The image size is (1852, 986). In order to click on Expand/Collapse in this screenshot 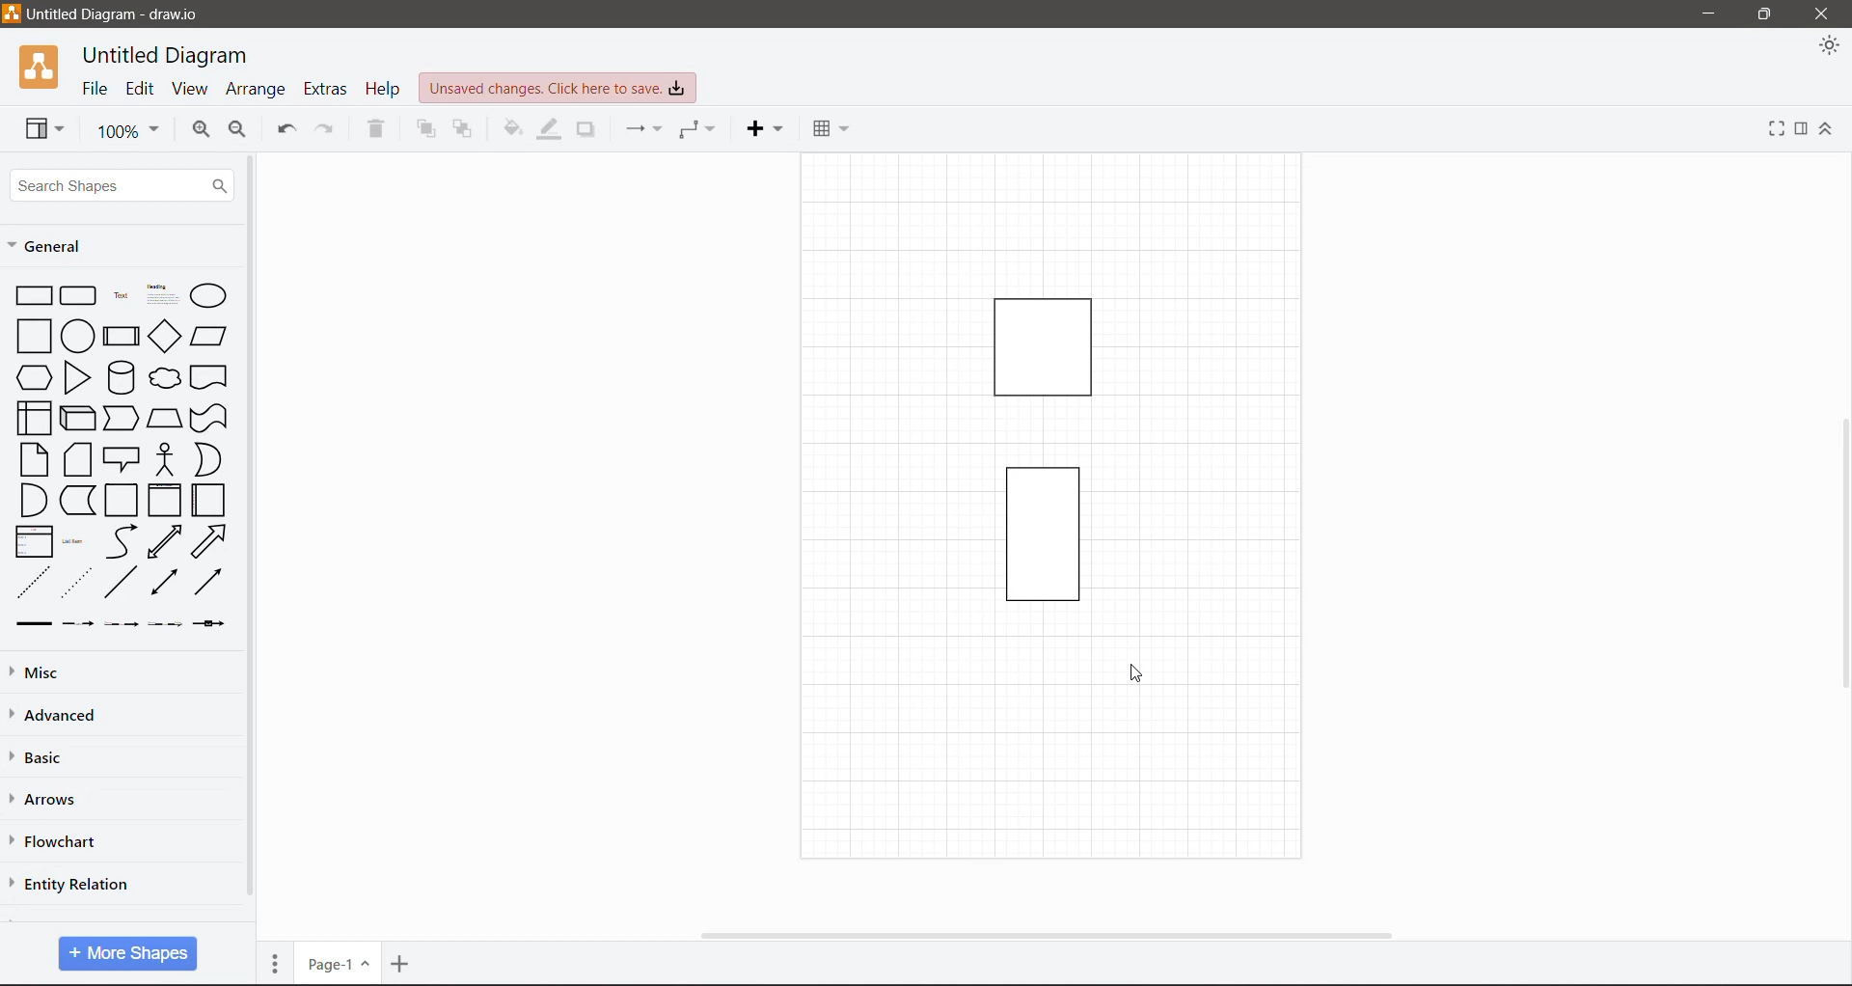, I will do `click(1828, 129)`.